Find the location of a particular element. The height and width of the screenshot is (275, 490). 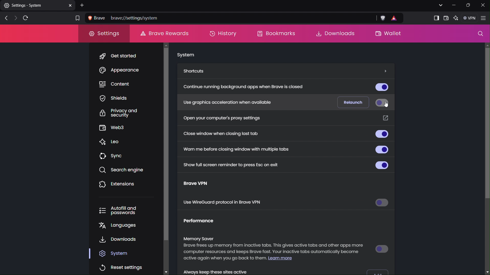

Application Menu is located at coordinates (484, 19).